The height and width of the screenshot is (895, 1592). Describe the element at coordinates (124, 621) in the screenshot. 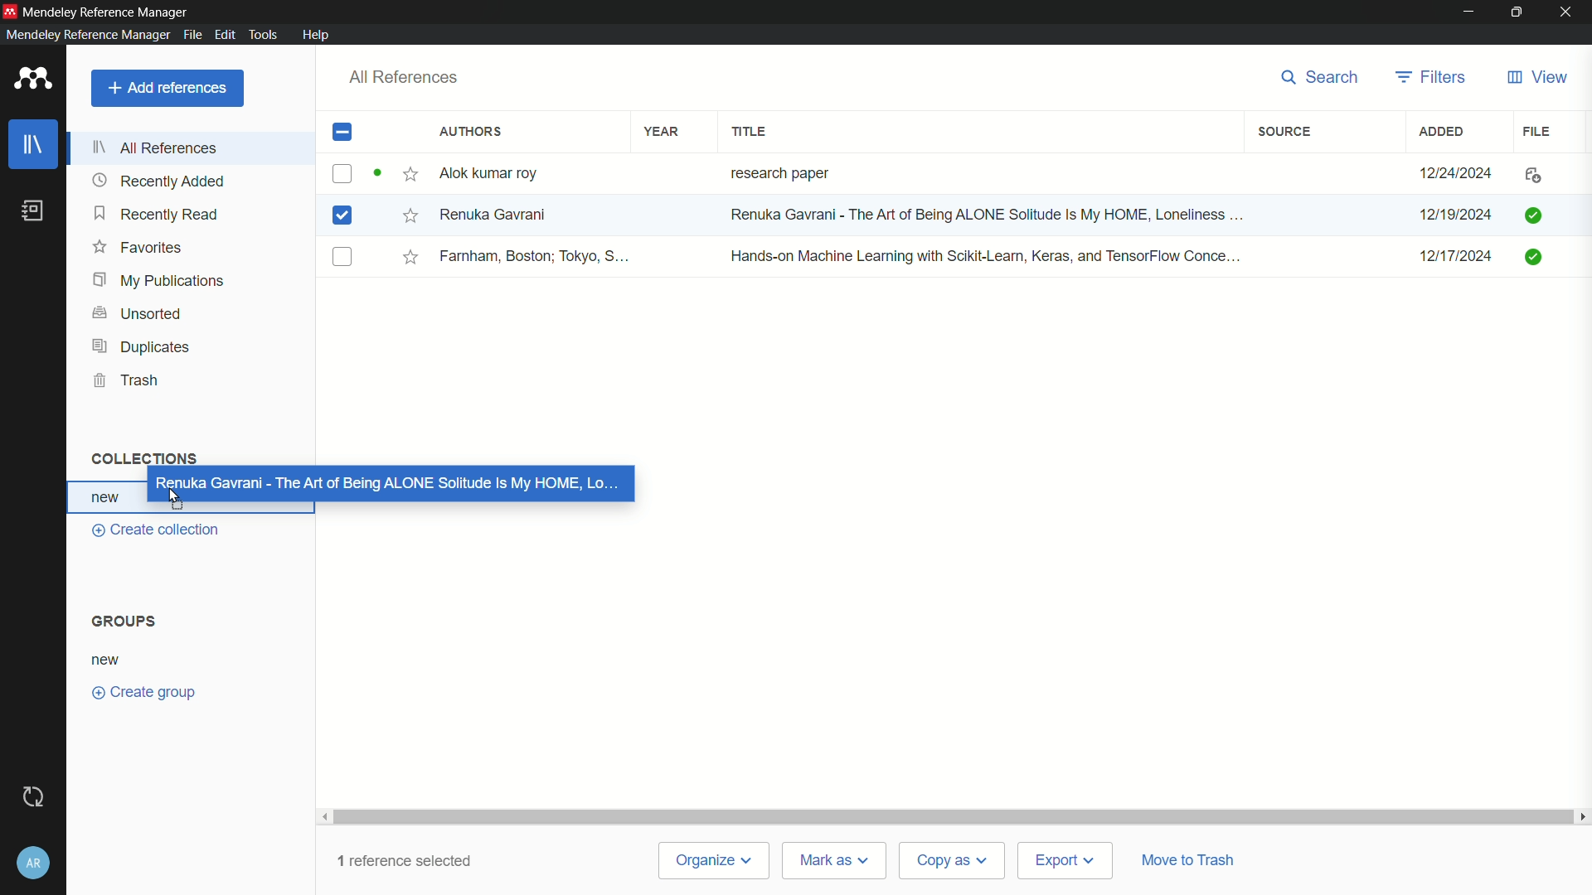

I see `groups` at that location.